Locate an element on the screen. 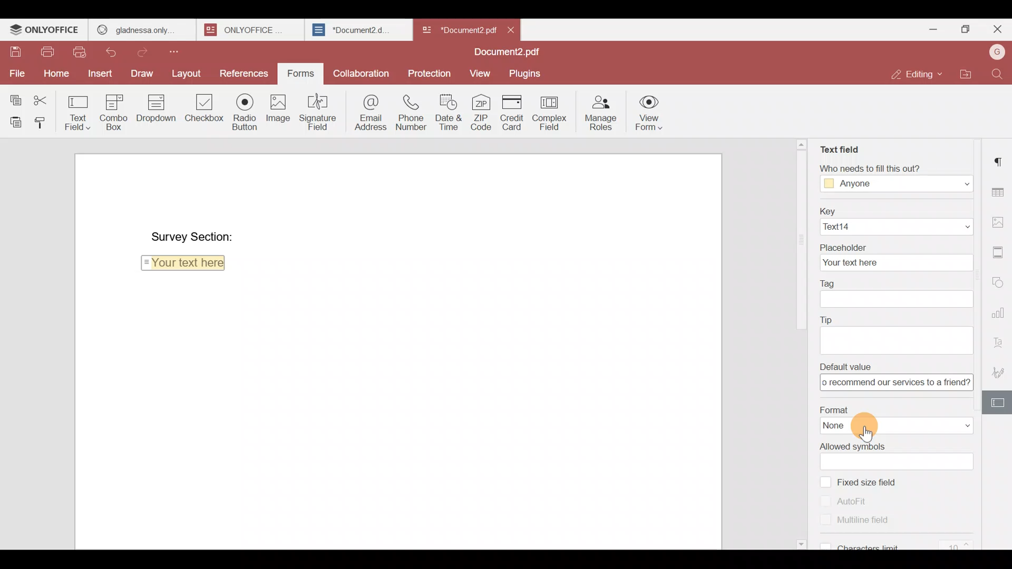 Image resolution: width=1012 pixels, height=569 pixels. Format is located at coordinates (896, 408).